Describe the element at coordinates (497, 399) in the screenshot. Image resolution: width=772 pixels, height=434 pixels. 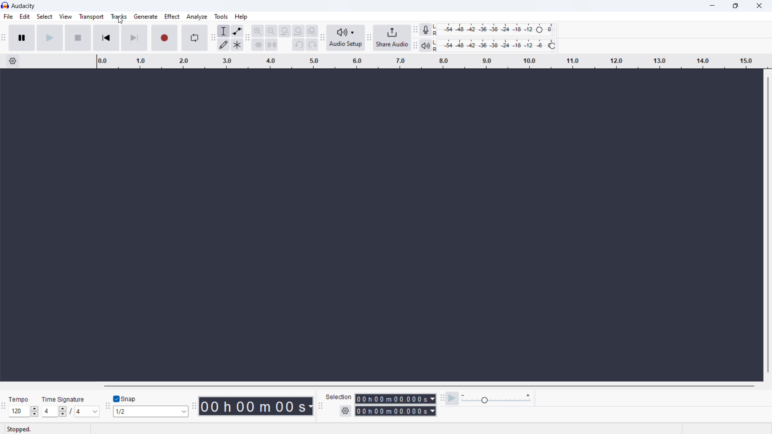
I see `playback speed` at that location.